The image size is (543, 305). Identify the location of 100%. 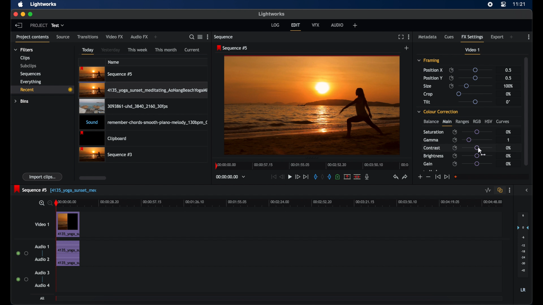
(508, 86).